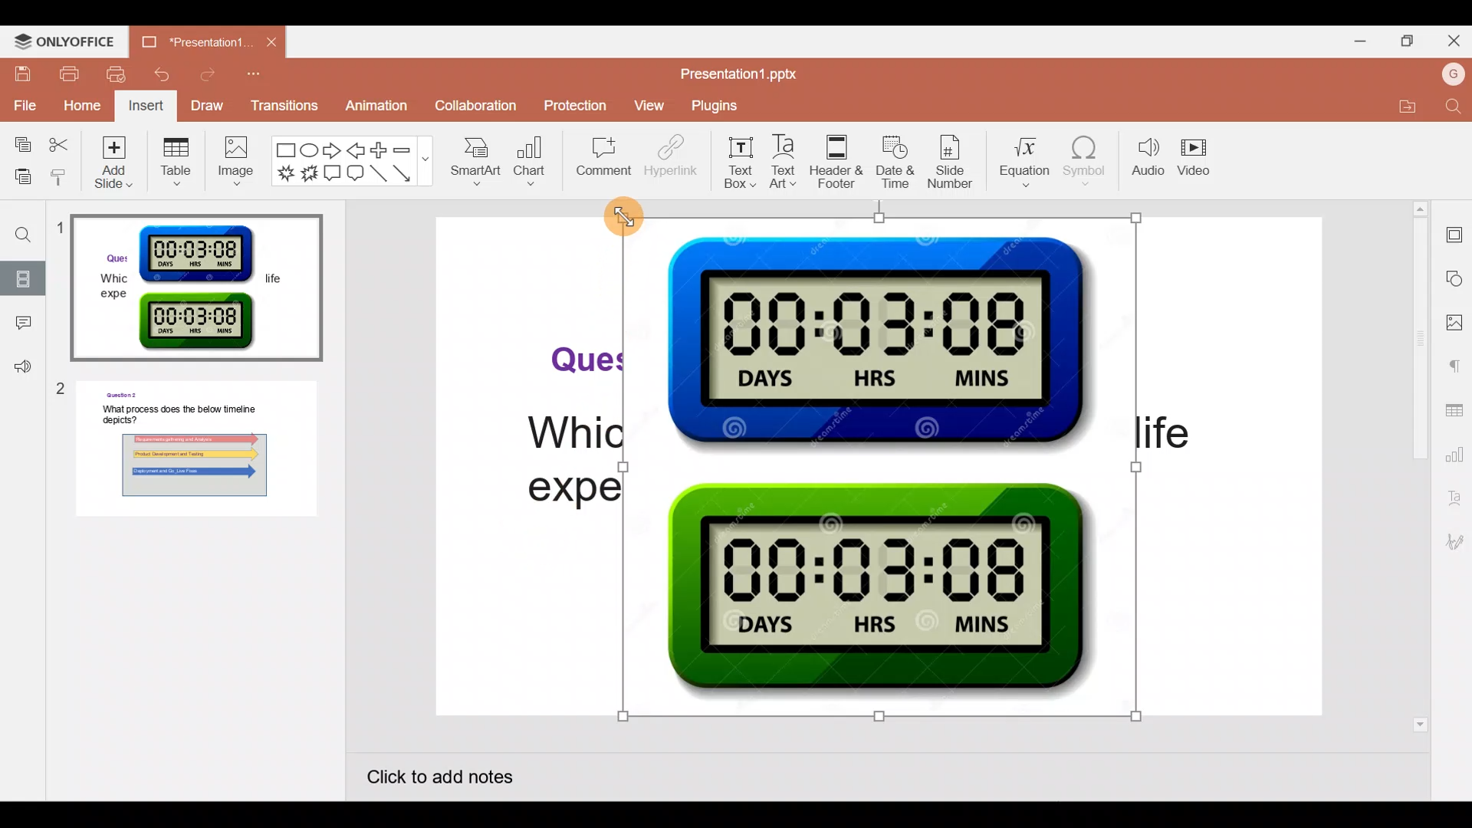 The height and width of the screenshot is (828, 1472). What do you see at coordinates (738, 159) in the screenshot?
I see `Text box` at bounding box center [738, 159].